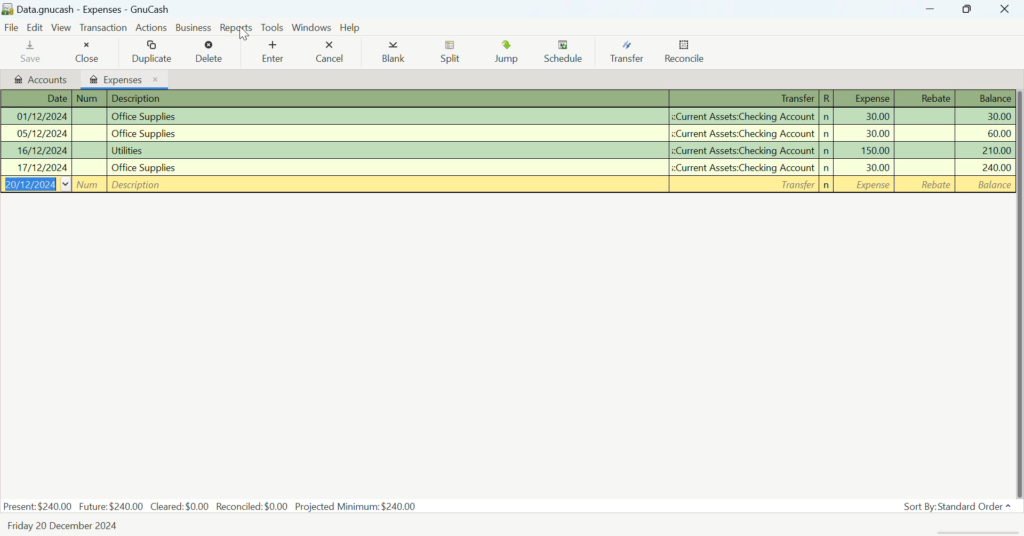 This screenshot has height=536, width=1024. What do you see at coordinates (89, 52) in the screenshot?
I see `Close` at bounding box center [89, 52].